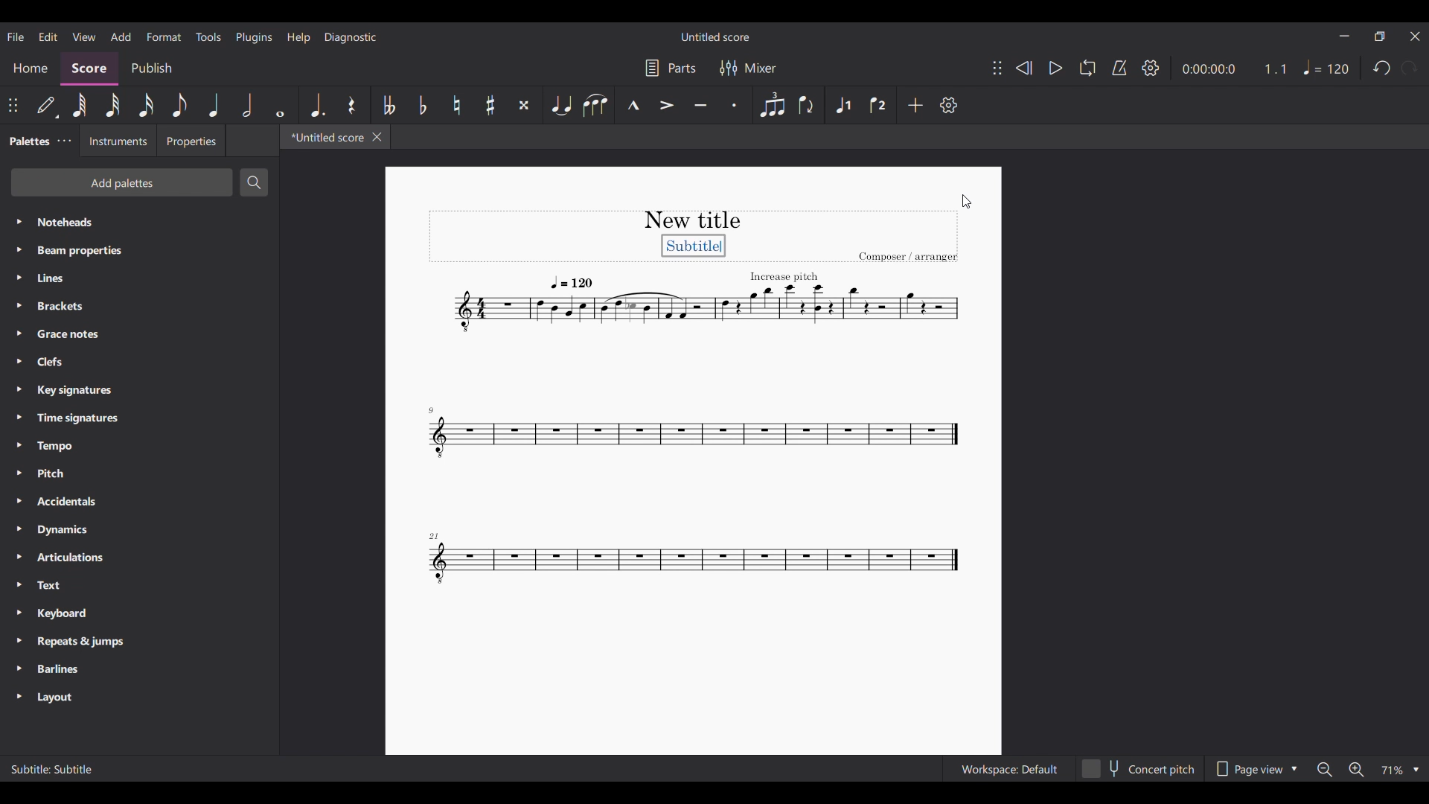 This screenshot has height=804, width=1429. I want to click on Voice 2, so click(879, 105).